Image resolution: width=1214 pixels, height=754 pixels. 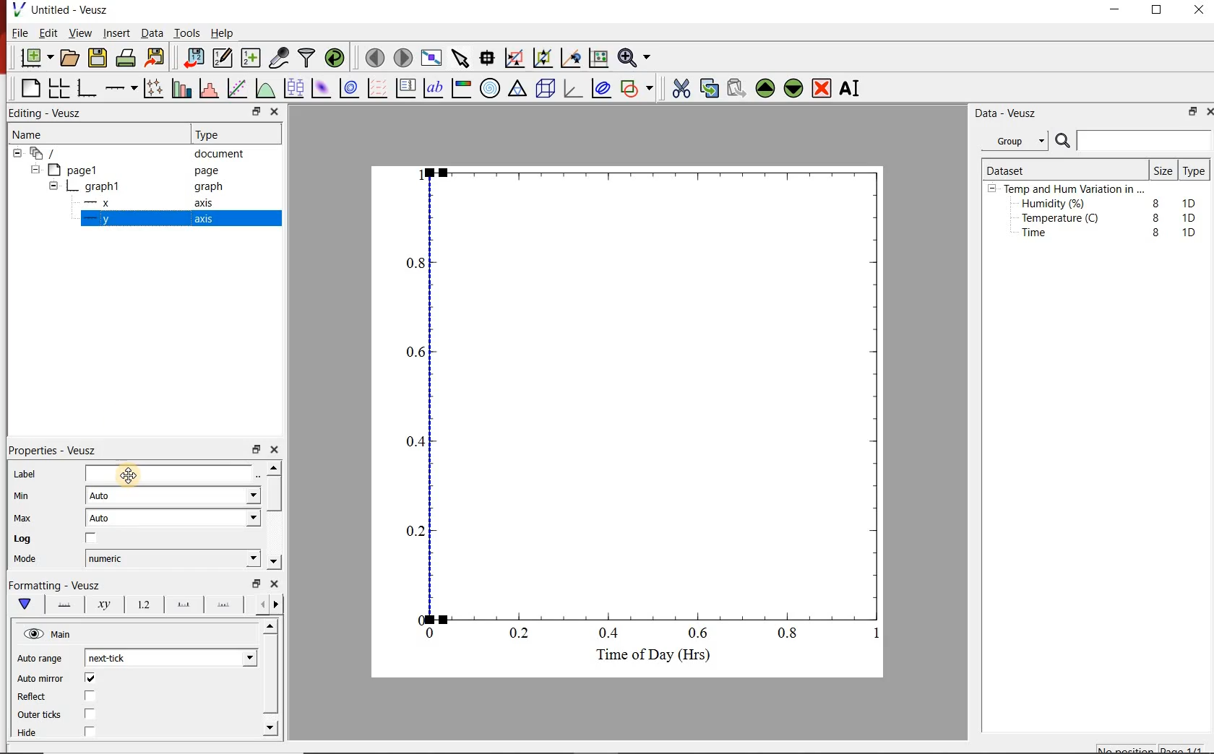 What do you see at coordinates (129, 472) in the screenshot?
I see `Label` at bounding box center [129, 472].